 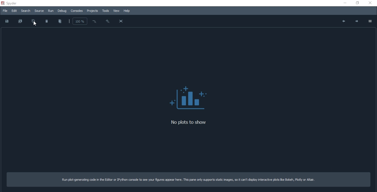 I want to click on Edit, so click(x=14, y=10).